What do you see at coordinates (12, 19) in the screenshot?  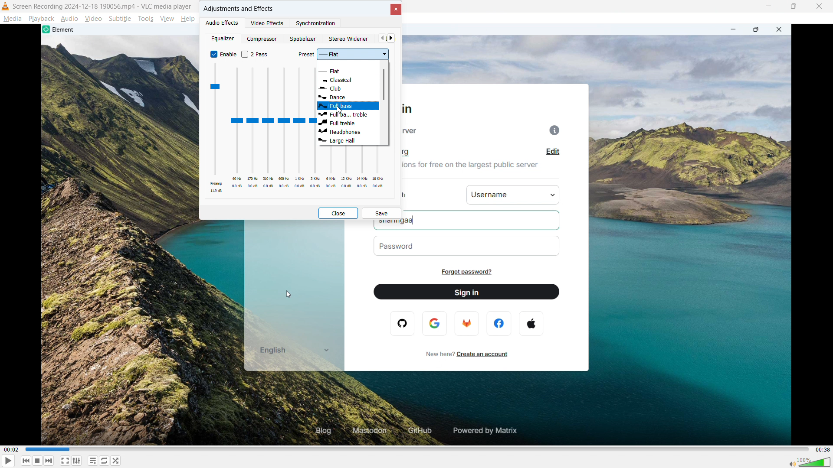 I see `Media ` at bounding box center [12, 19].